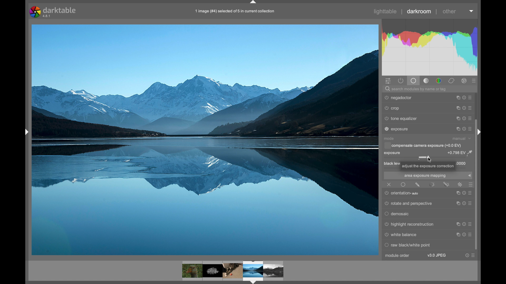 Image resolution: width=506 pixels, height=284 pixels. What do you see at coordinates (419, 11) in the screenshot?
I see `darkroom` at bounding box center [419, 11].